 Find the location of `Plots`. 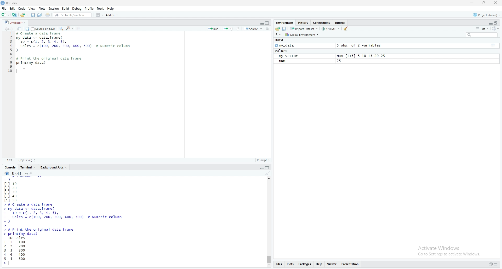

Plots is located at coordinates (40, 9).